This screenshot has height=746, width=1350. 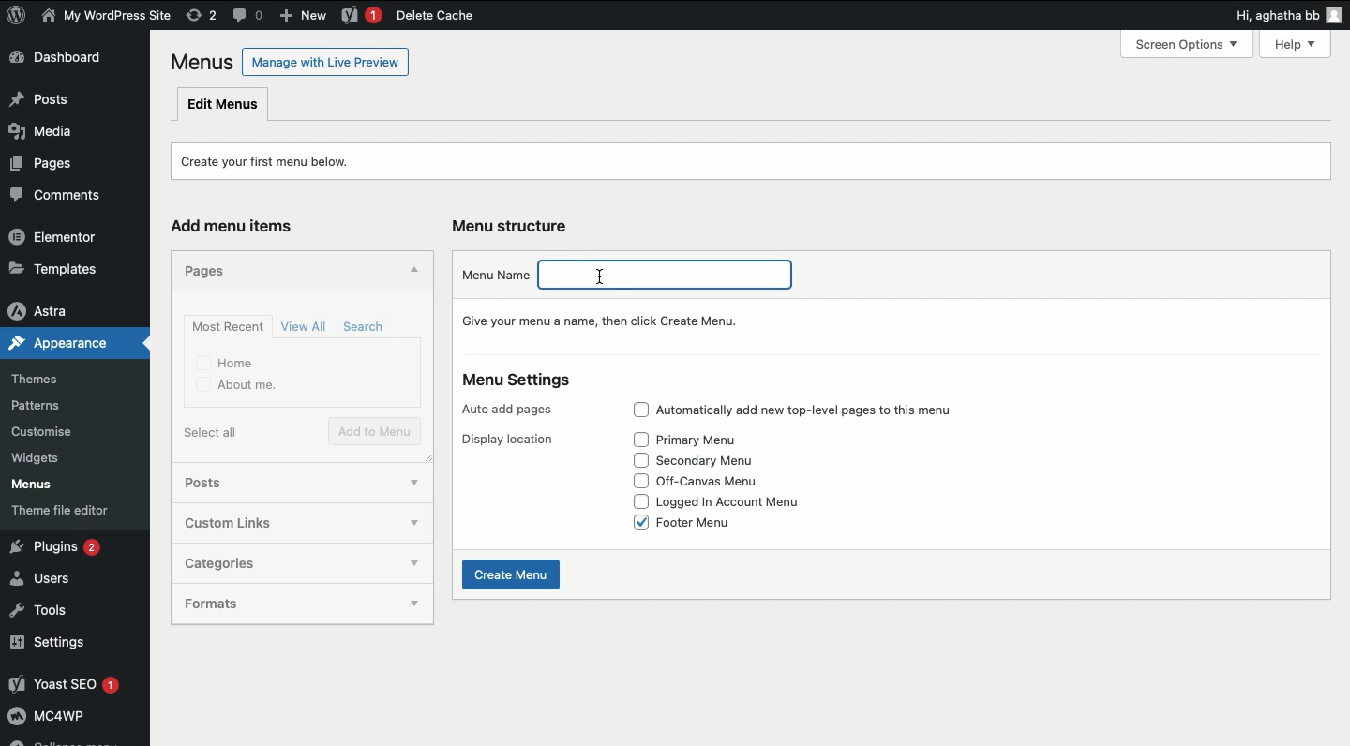 What do you see at coordinates (635, 440) in the screenshot?
I see `Check box` at bounding box center [635, 440].